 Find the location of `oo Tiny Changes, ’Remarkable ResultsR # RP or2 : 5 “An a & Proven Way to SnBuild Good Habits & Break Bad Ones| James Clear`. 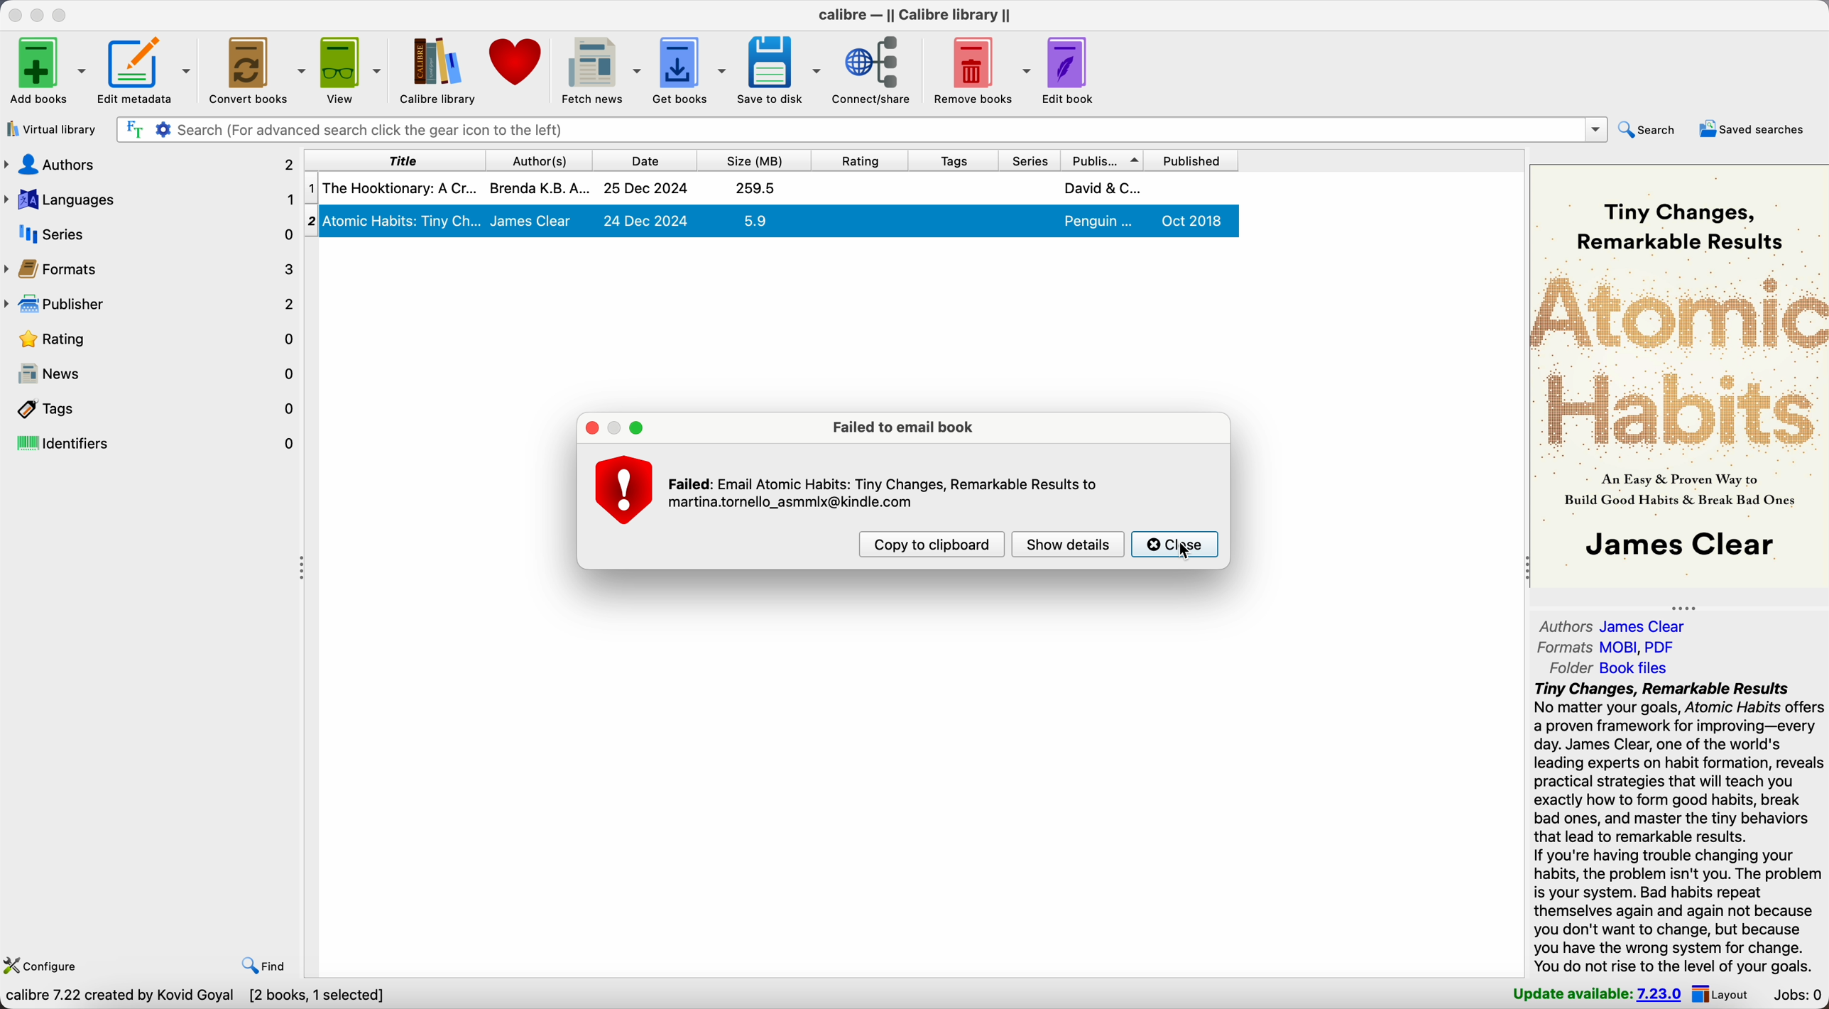

oo Tiny Changes, ’Remarkable ResultsR # RP or2 : 5 “An a & Proven Way to SnBuild Good Habits & Break Bad Ones| James Clear is located at coordinates (1676, 376).